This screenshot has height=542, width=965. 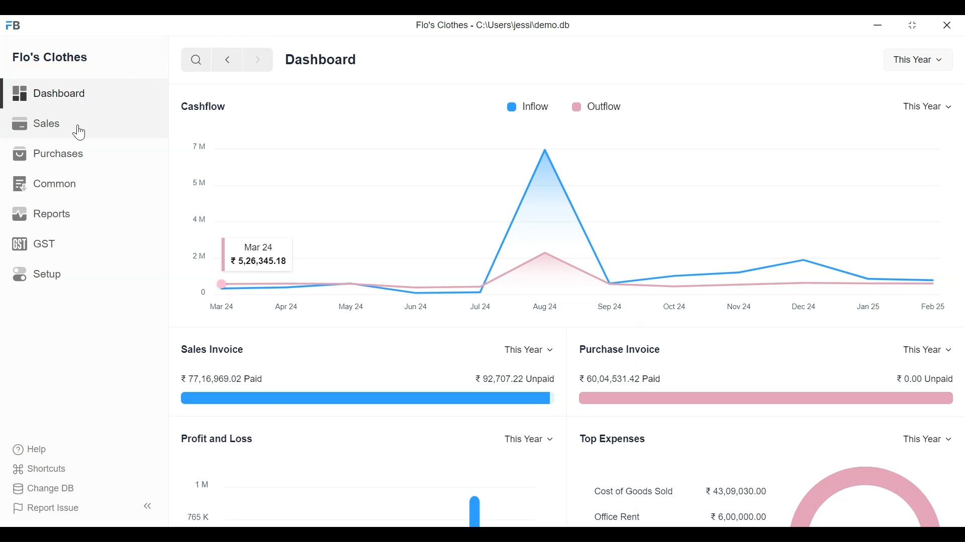 I want to click on Profit and Loss, so click(x=217, y=439).